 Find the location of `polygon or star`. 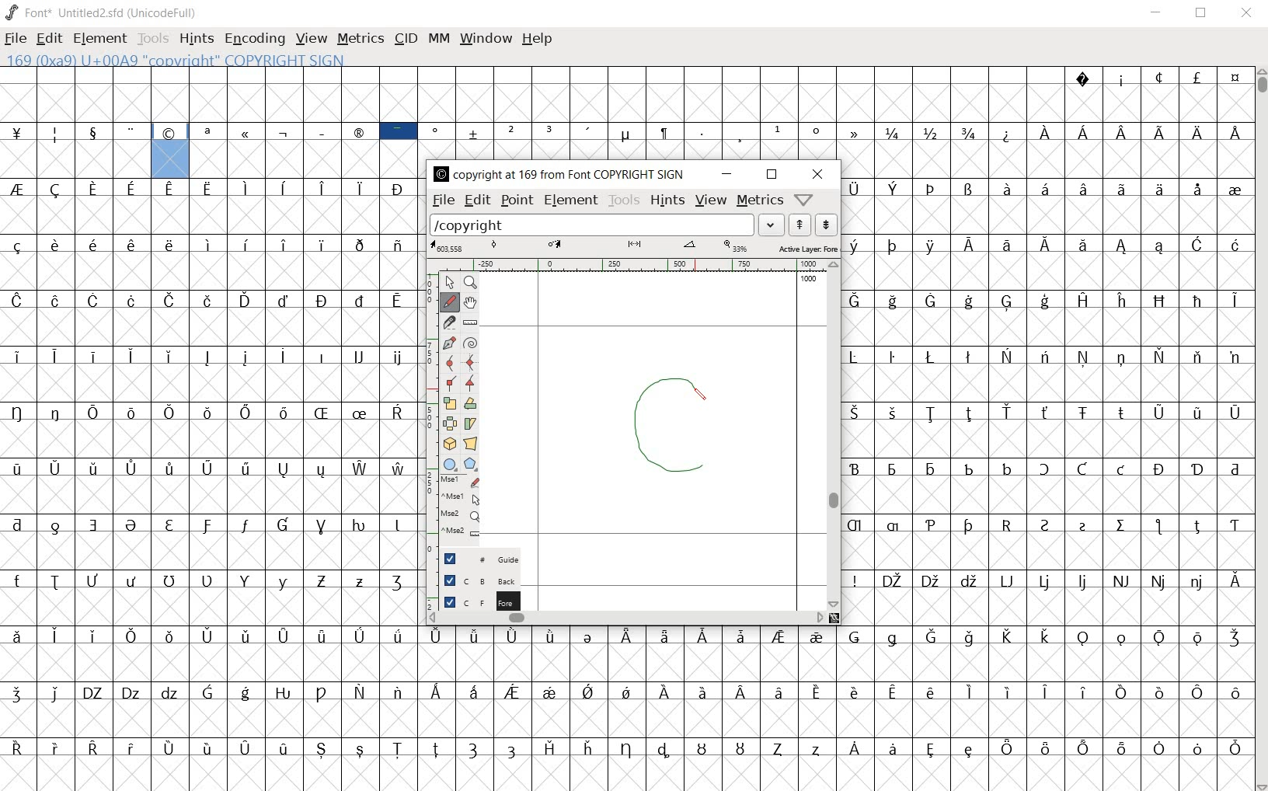

polygon or star is located at coordinates (470, 465).